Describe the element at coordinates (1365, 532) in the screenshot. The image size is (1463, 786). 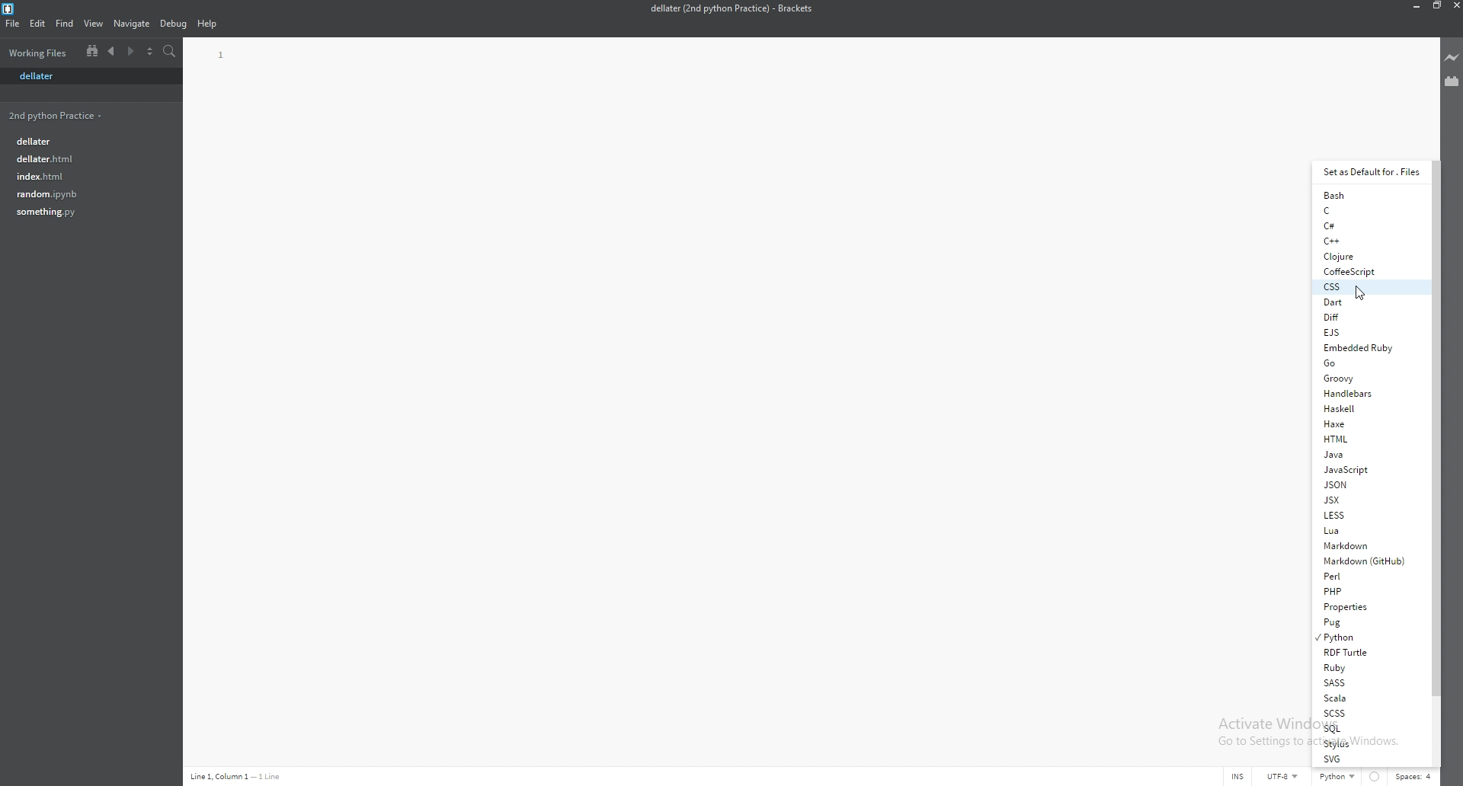
I see `lua` at that location.